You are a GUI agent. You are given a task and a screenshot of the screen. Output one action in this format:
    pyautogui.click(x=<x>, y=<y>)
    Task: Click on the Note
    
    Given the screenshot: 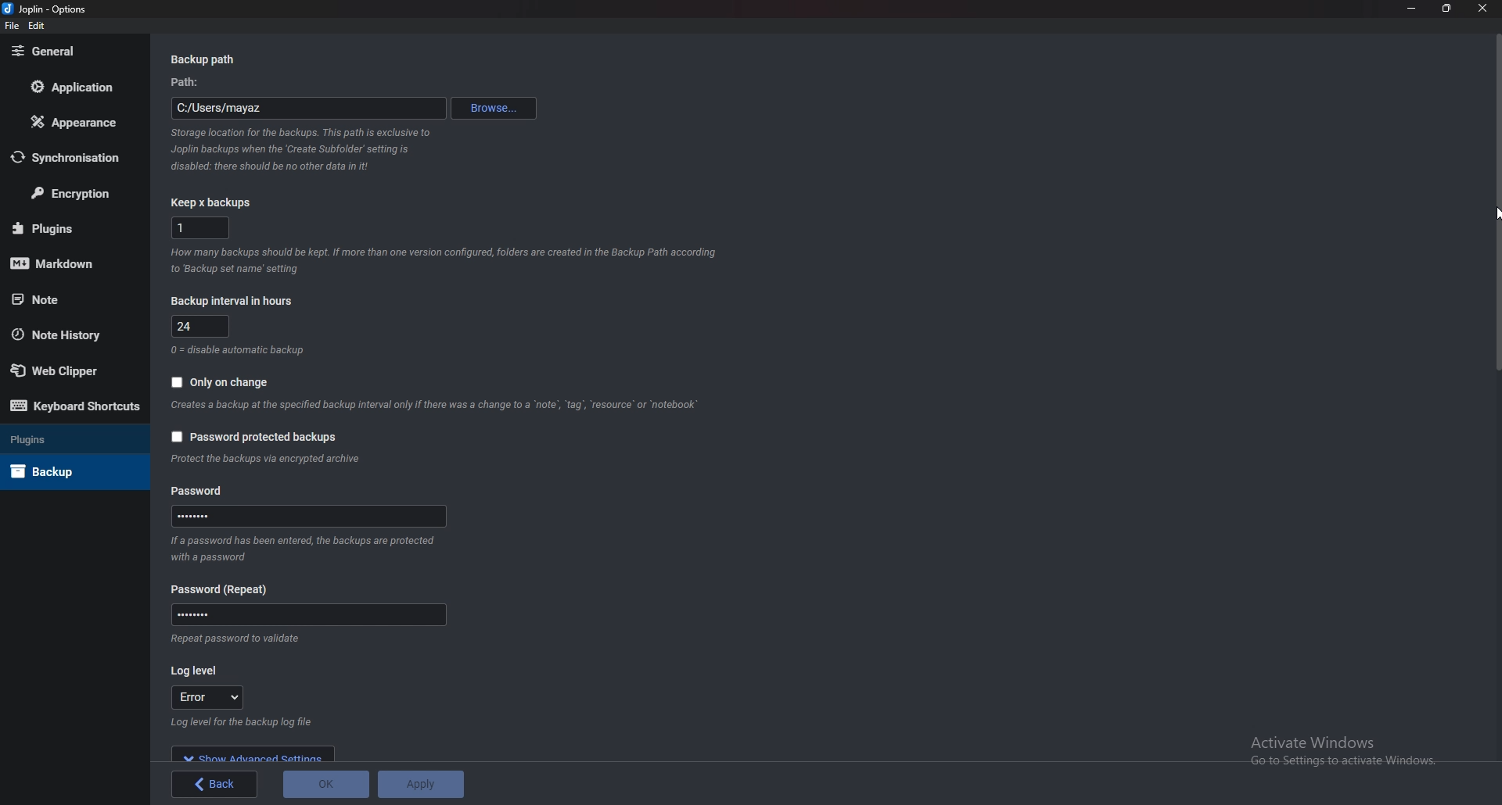 What is the action you would take?
    pyautogui.click(x=70, y=298)
    